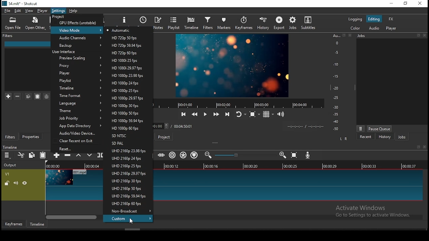 This screenshot has width=429, height=241. Describe the element at coordinates (21, 3) in the screenshot. I see `icon and file name` at that location.